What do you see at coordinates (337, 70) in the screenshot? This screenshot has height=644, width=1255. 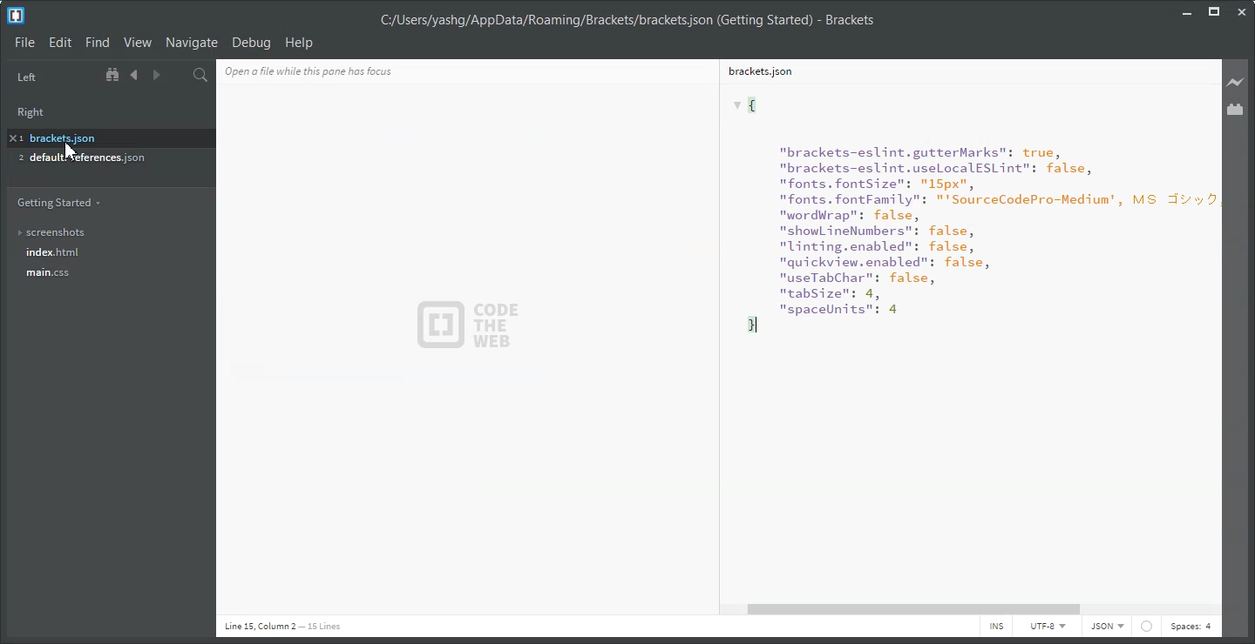 I see `Text` at bounding box center [337, 70].